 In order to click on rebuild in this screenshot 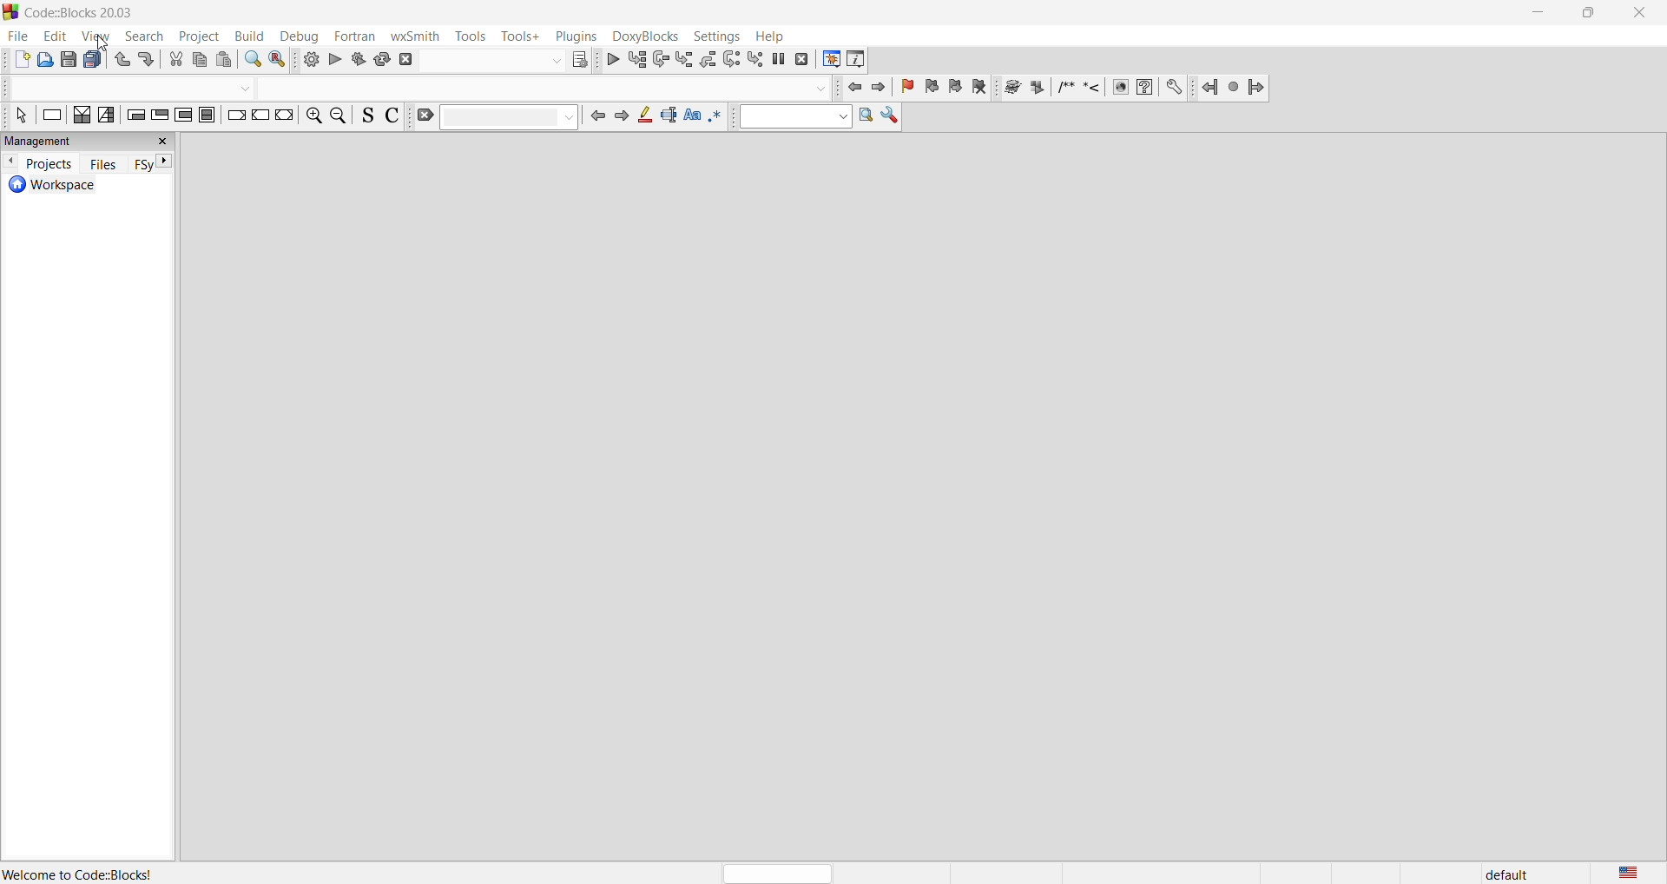, I will do `click(379, 62)`.